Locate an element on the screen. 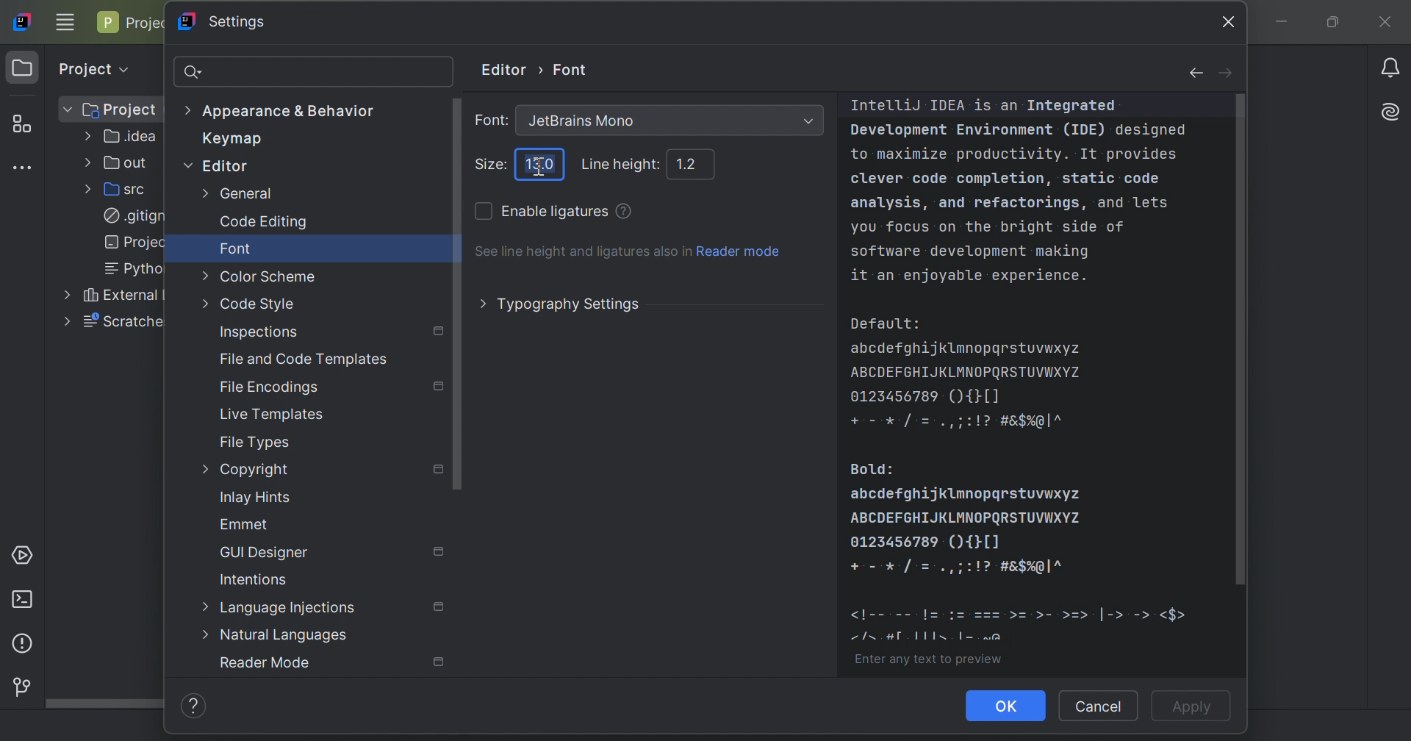 The width and height of the screenshot is (1411, 741). Settings marked with this icon are only applied to the current project. Non-marked settings are applied to all projects. is located at coordinates (439, 386).